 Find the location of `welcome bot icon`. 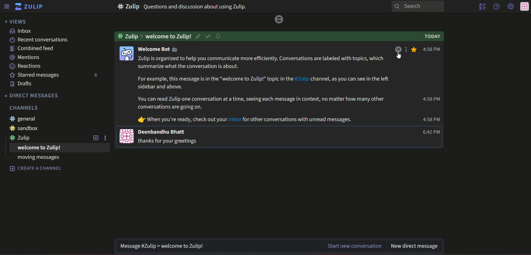

welcome bot icon is located at coordinates (127, 53).